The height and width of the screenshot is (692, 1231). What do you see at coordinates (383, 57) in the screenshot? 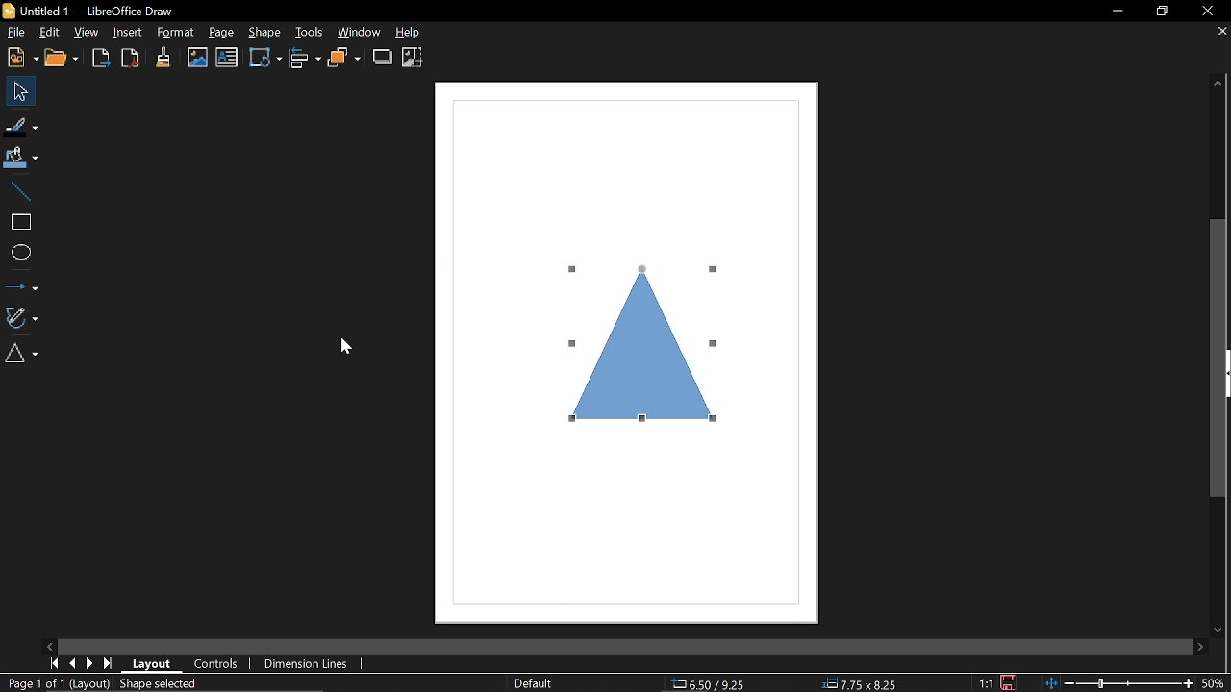
I see `Shadow` at bounding box center [383, 57].